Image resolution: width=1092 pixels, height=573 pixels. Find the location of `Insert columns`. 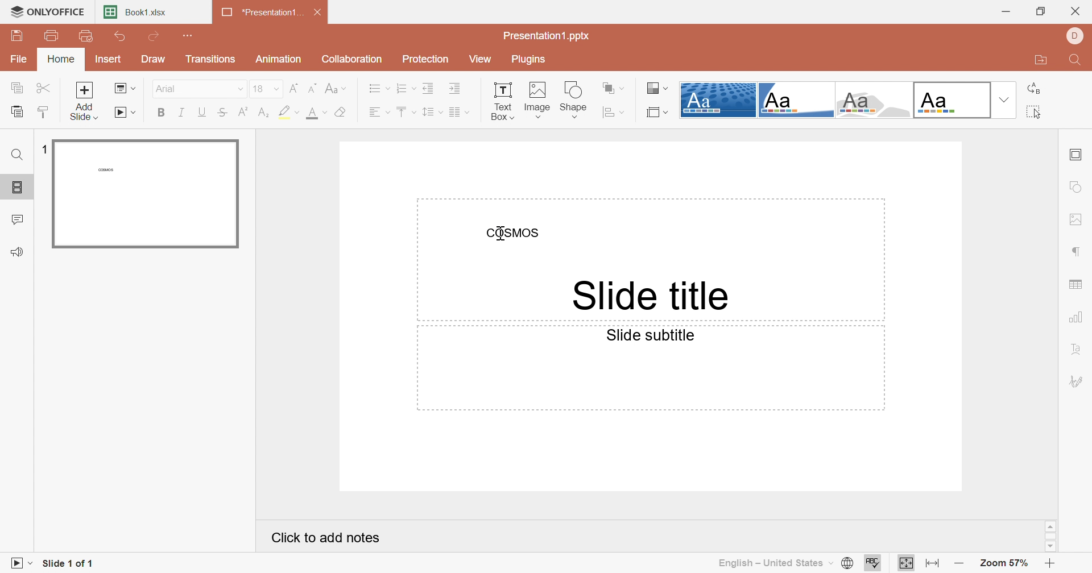

Insert columns is located at coordinates (458, 111).